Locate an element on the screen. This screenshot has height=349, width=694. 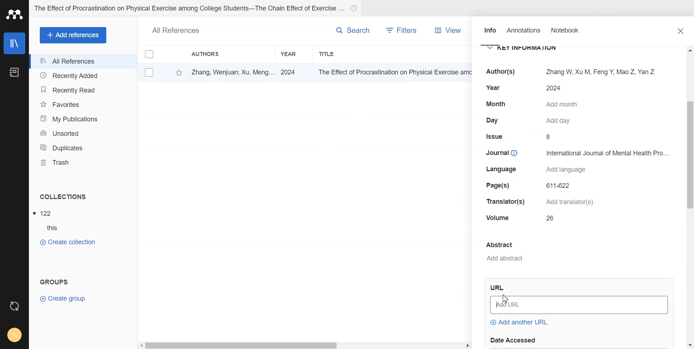
title is located at coordinates (394, 72).